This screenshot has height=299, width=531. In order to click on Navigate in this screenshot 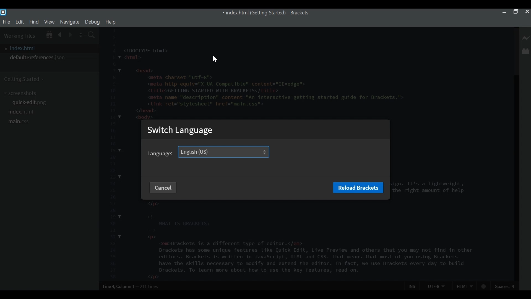, I will do `click(69, 22)`.